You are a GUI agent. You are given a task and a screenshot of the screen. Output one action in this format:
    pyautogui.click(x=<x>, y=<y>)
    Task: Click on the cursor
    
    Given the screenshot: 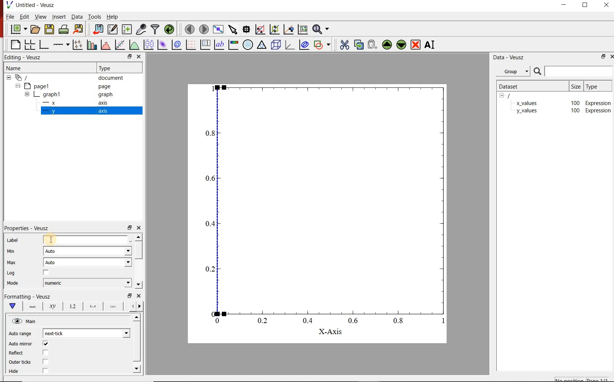 What is the action you would take?
    pyautogui.click(x=52, y=240)
    